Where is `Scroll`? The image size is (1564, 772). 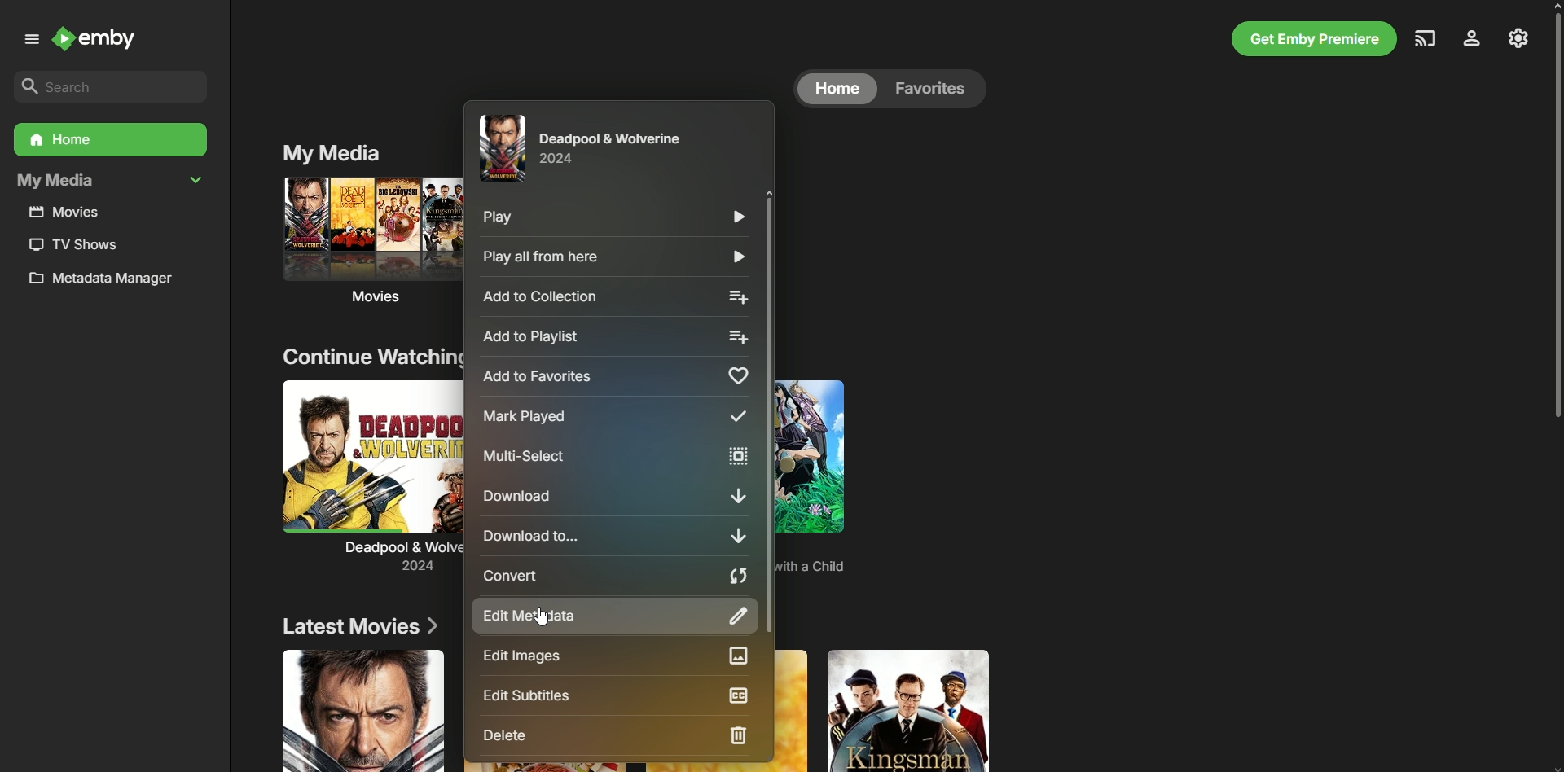
Scroll is located at coordinates (1551, 220).